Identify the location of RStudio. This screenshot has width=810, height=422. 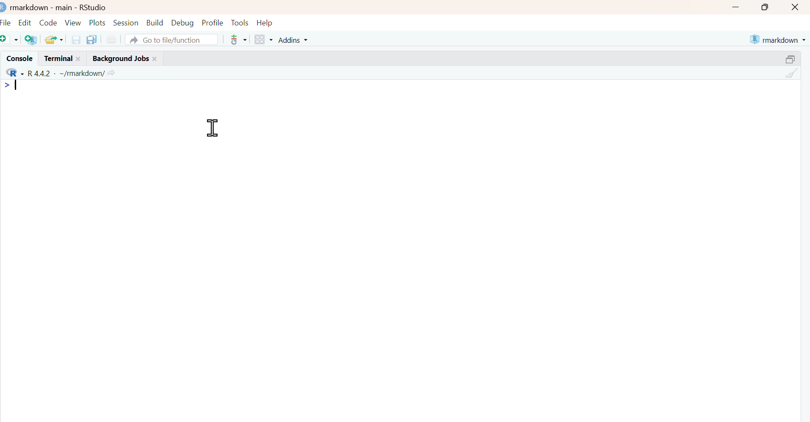
(93, 6).